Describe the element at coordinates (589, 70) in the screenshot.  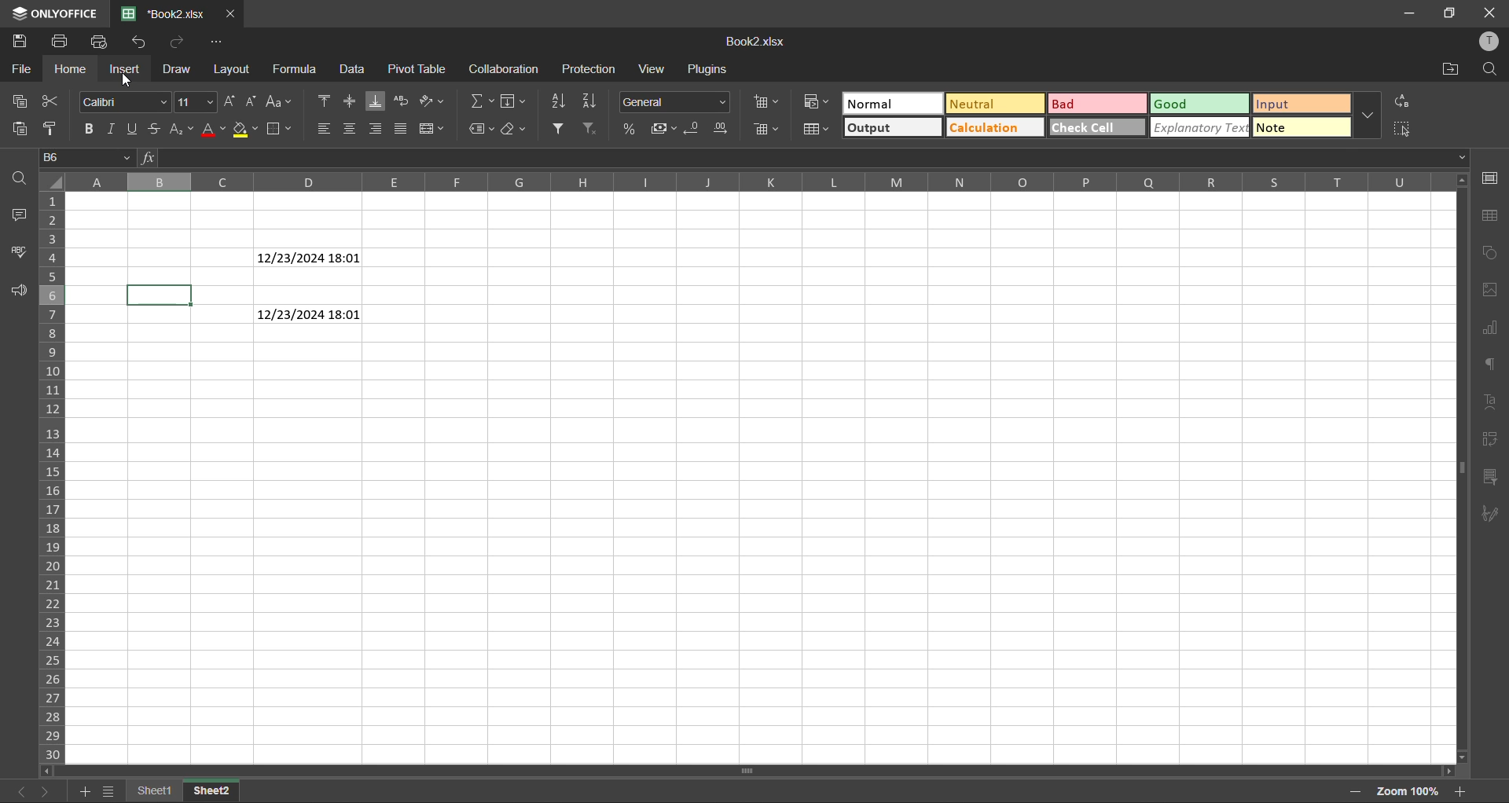
I see `protection` at that location.